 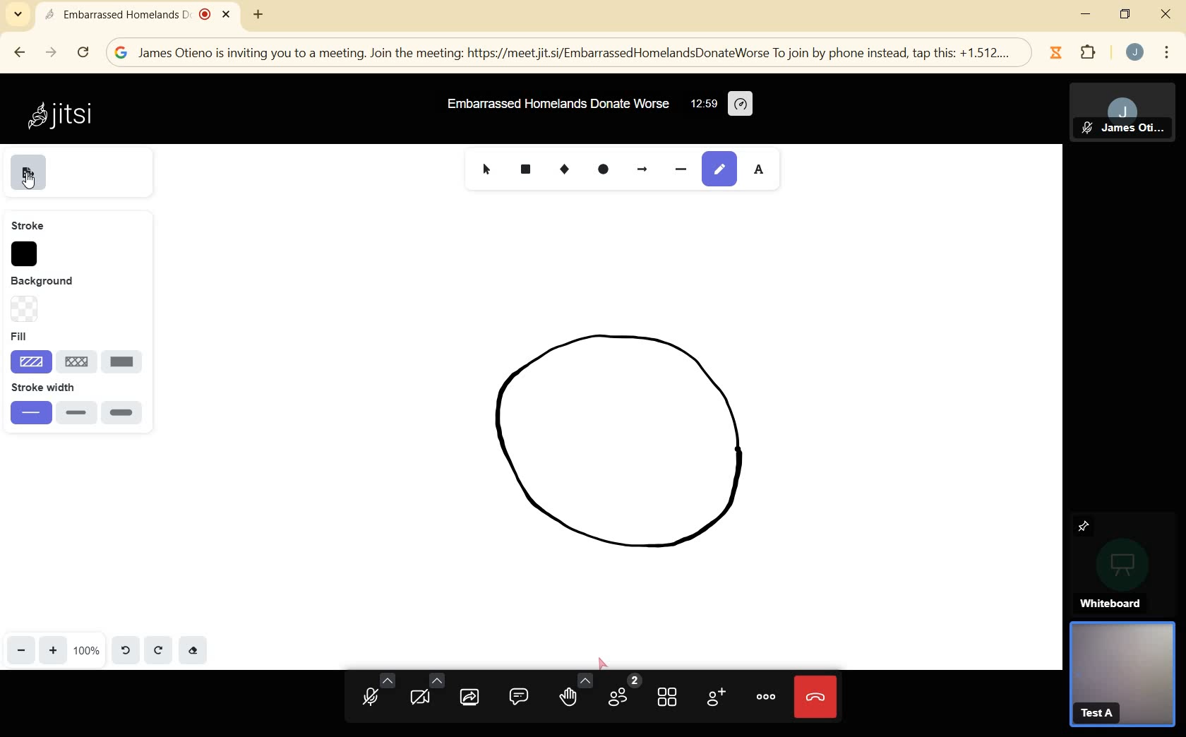 I want to click on zoom in, so click(x=54, y=651).